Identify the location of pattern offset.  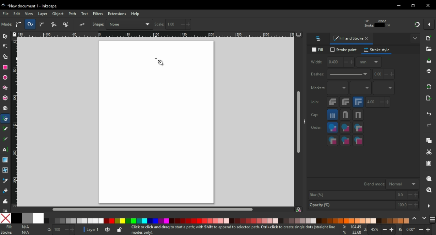
(384, 74).